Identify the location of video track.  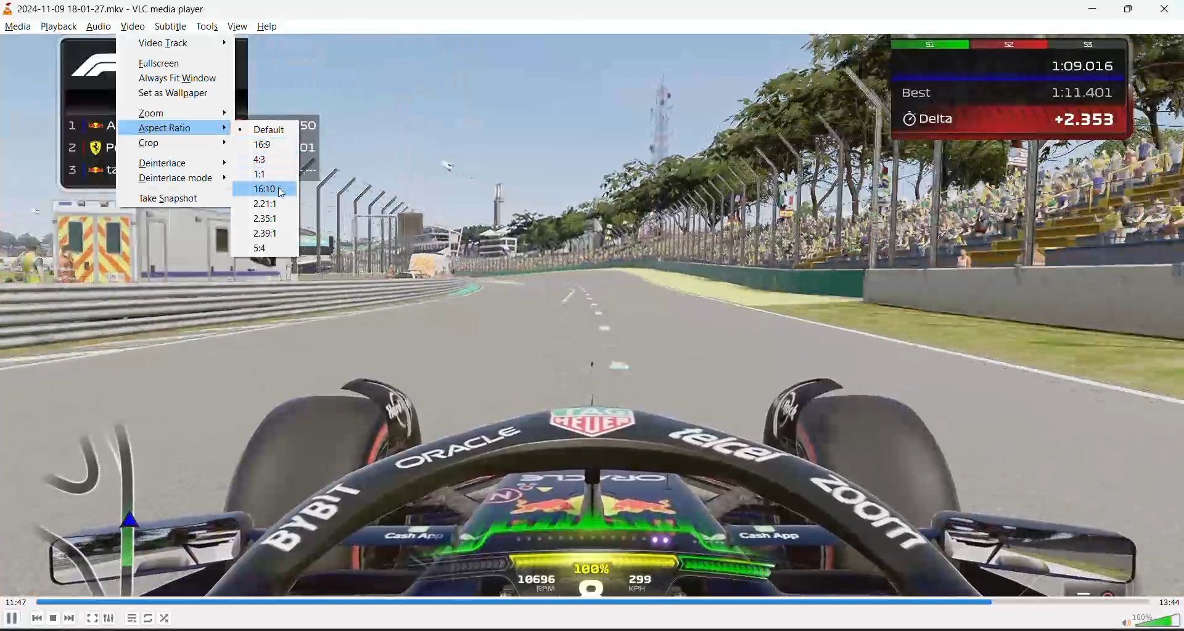
(167, 47).